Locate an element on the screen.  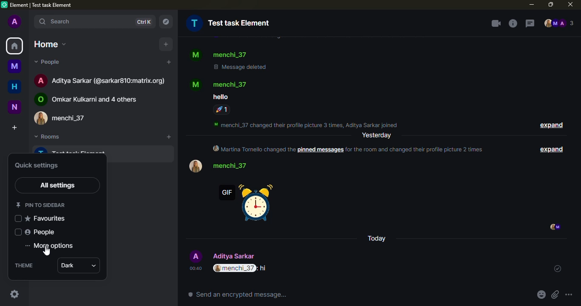
today is located at coordinates (377, 239).